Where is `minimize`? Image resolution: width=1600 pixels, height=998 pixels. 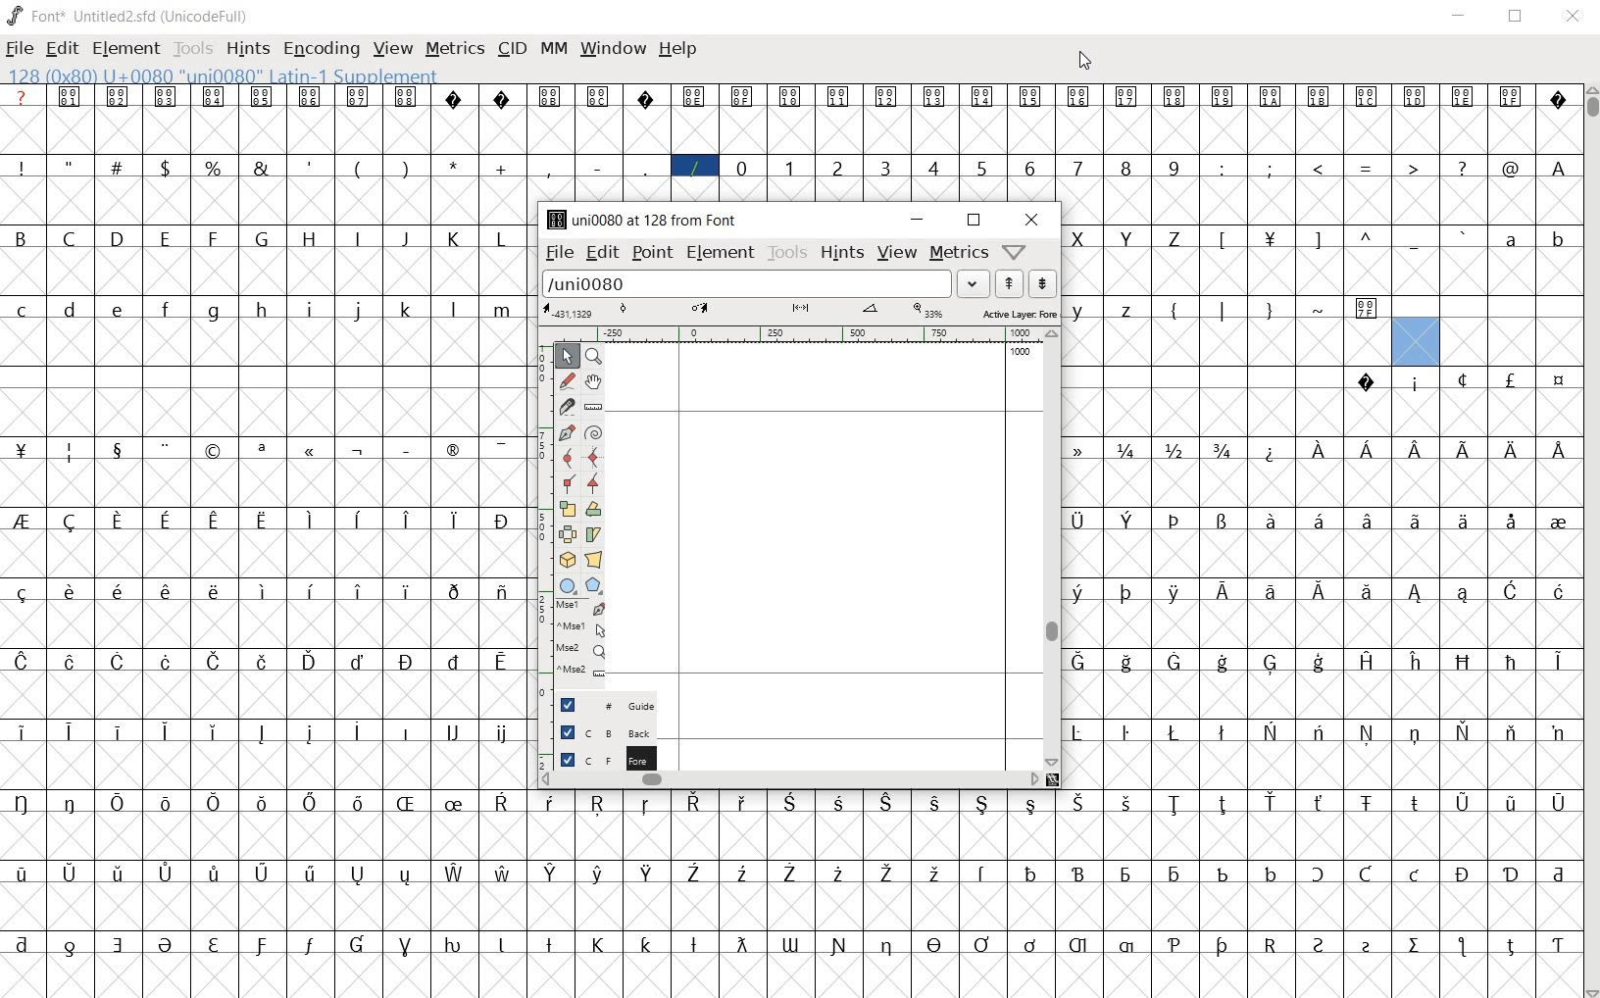
minimize is located at coordinates (918, 219).